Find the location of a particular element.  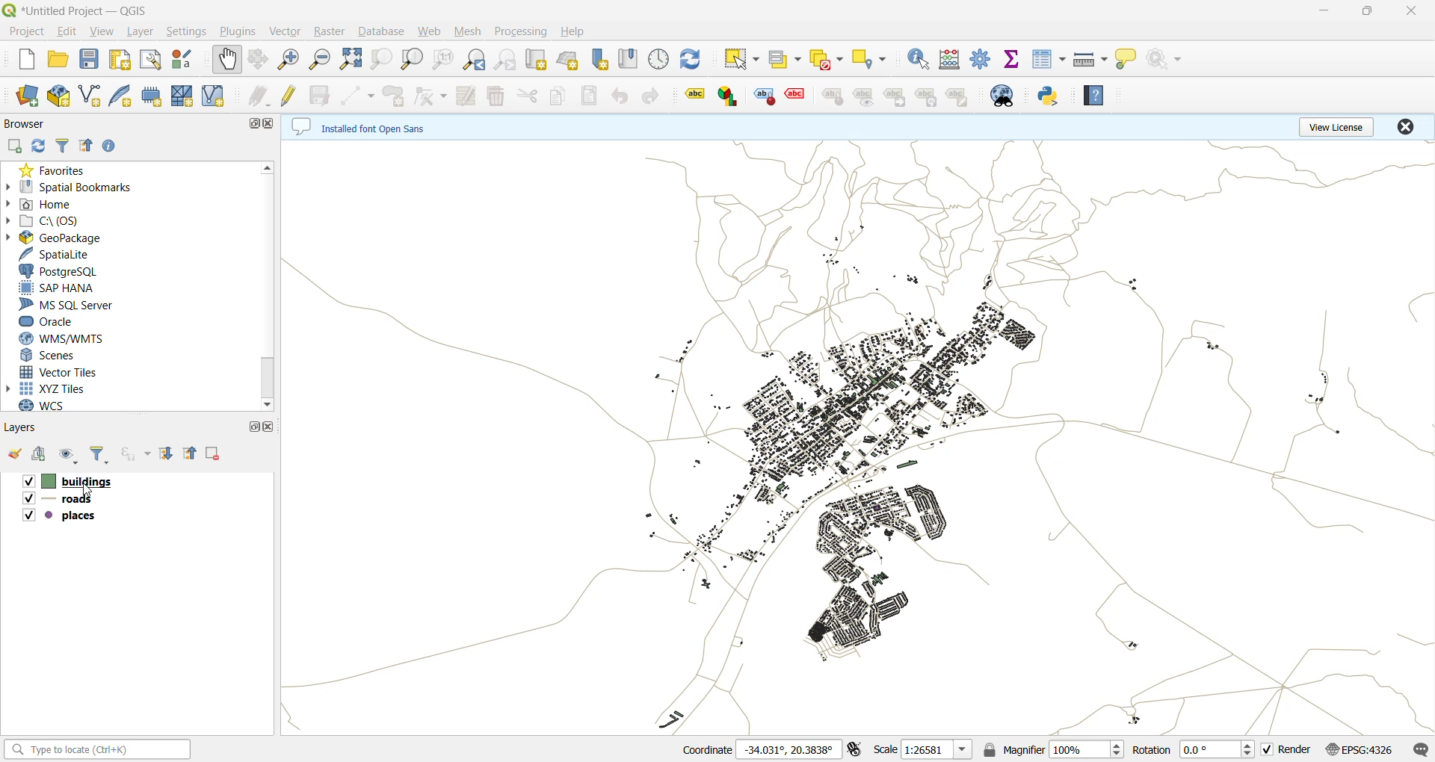

select value is located at coordinates (785, 60).